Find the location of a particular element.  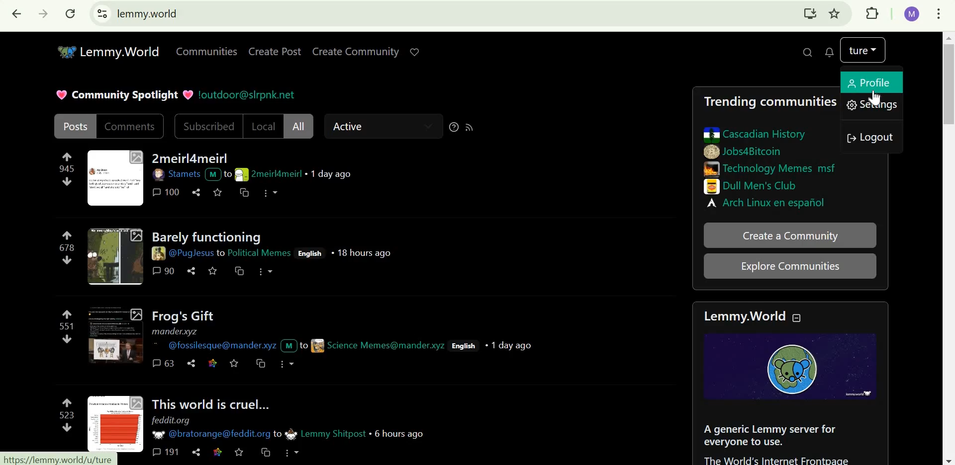

more is located at coordinates (292, 453).